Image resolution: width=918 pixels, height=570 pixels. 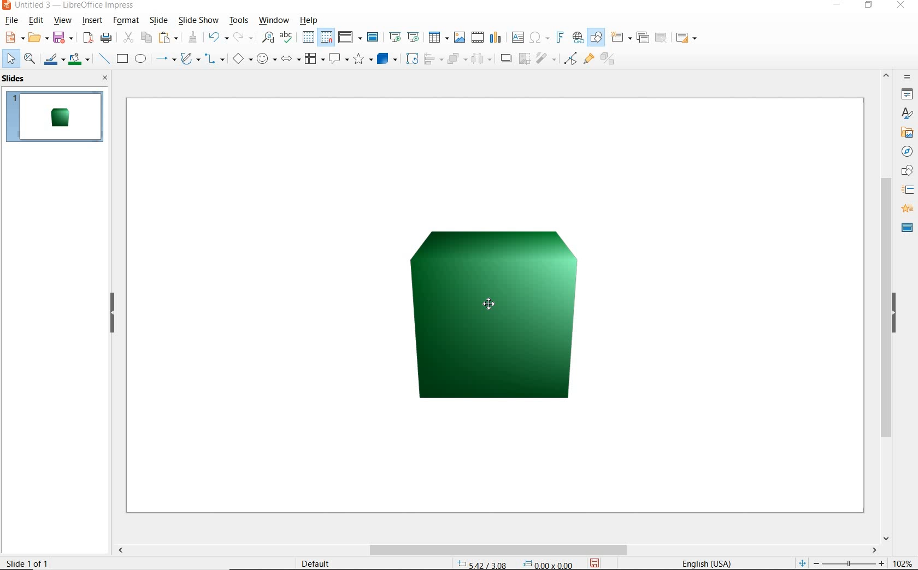 What do you see at coordinates (907, 78) in the screenshot?
I see `SIDEBAR SETTINGS` at bounding box center [907, 78].